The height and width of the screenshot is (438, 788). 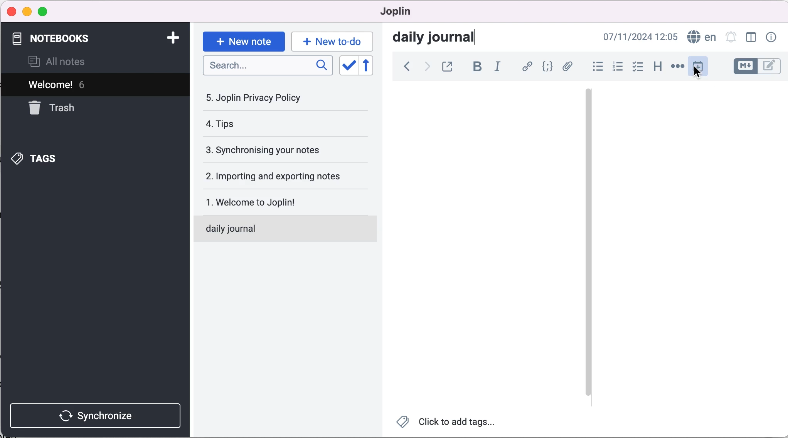 What do you see at coordinates (615, 66) in the screenshot?
I see `numbered list` at bounding box center [615, 66].